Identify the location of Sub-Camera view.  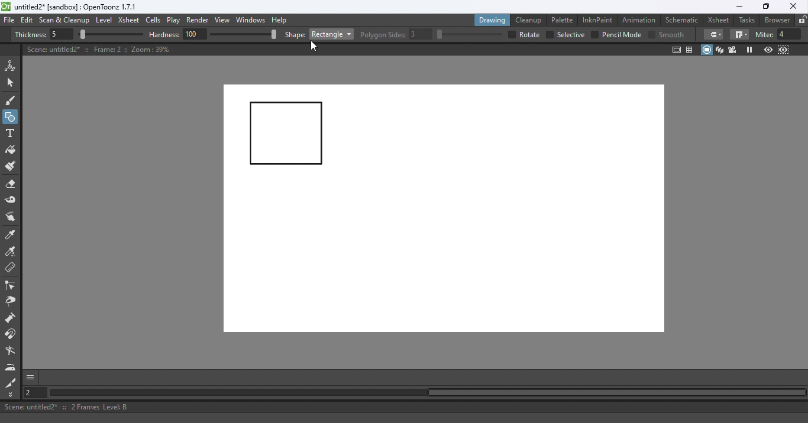
(784, 50).